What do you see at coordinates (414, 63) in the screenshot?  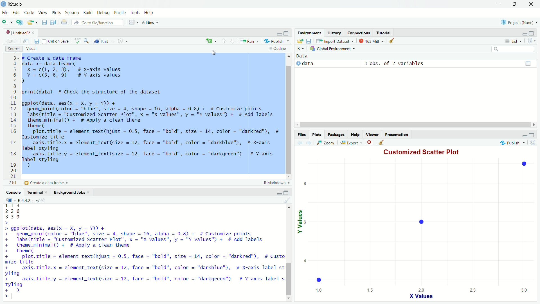 I see `Environment is empty` at bounding box center [414, 63].